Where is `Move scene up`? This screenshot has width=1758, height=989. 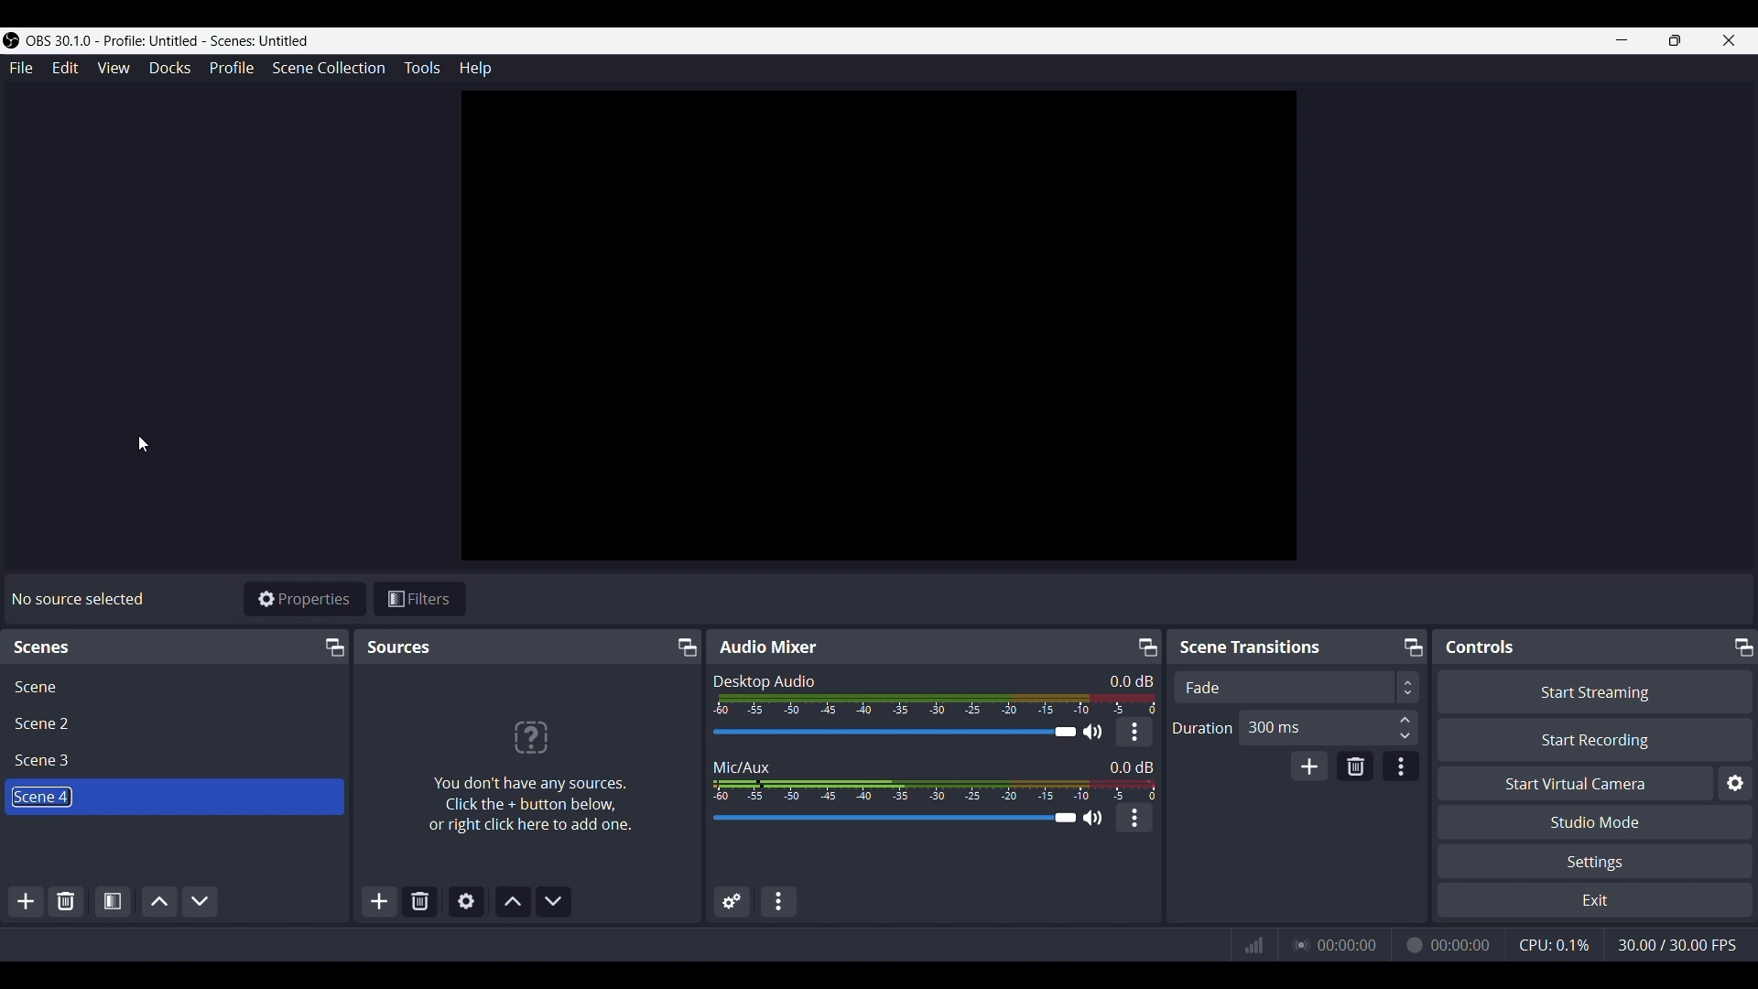 Move scene up is located at coordinates (159, 900).